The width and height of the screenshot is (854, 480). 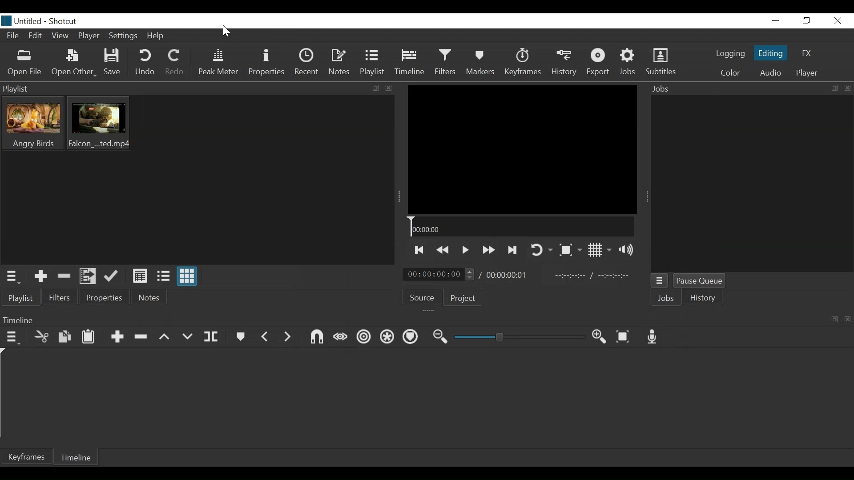 What do you see at coordinates (592, 276) in the screenshot?
I see `In Point` at bounding box center [592, 276].